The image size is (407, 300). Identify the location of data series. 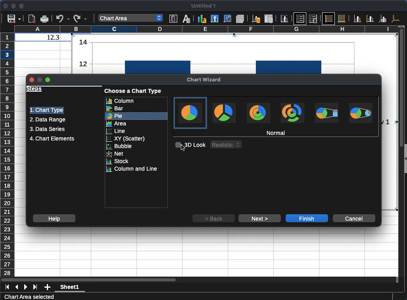
(47, 129).